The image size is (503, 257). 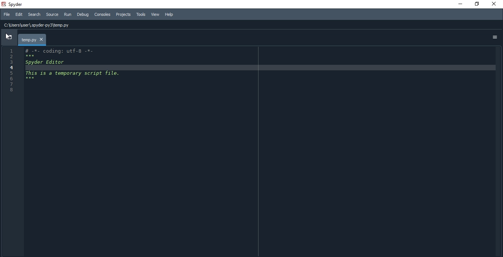 What do you see at coordinates (33, 56) in the screenshot?
I see `EE B` at bounding box center [33, 56].